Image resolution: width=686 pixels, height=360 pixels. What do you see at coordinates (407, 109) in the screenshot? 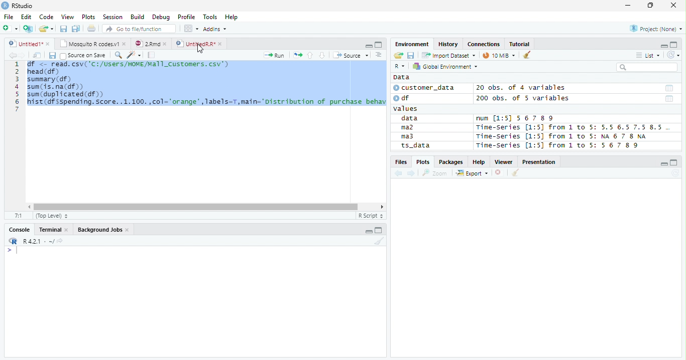
I see `values` at bounding box center [407, 109].